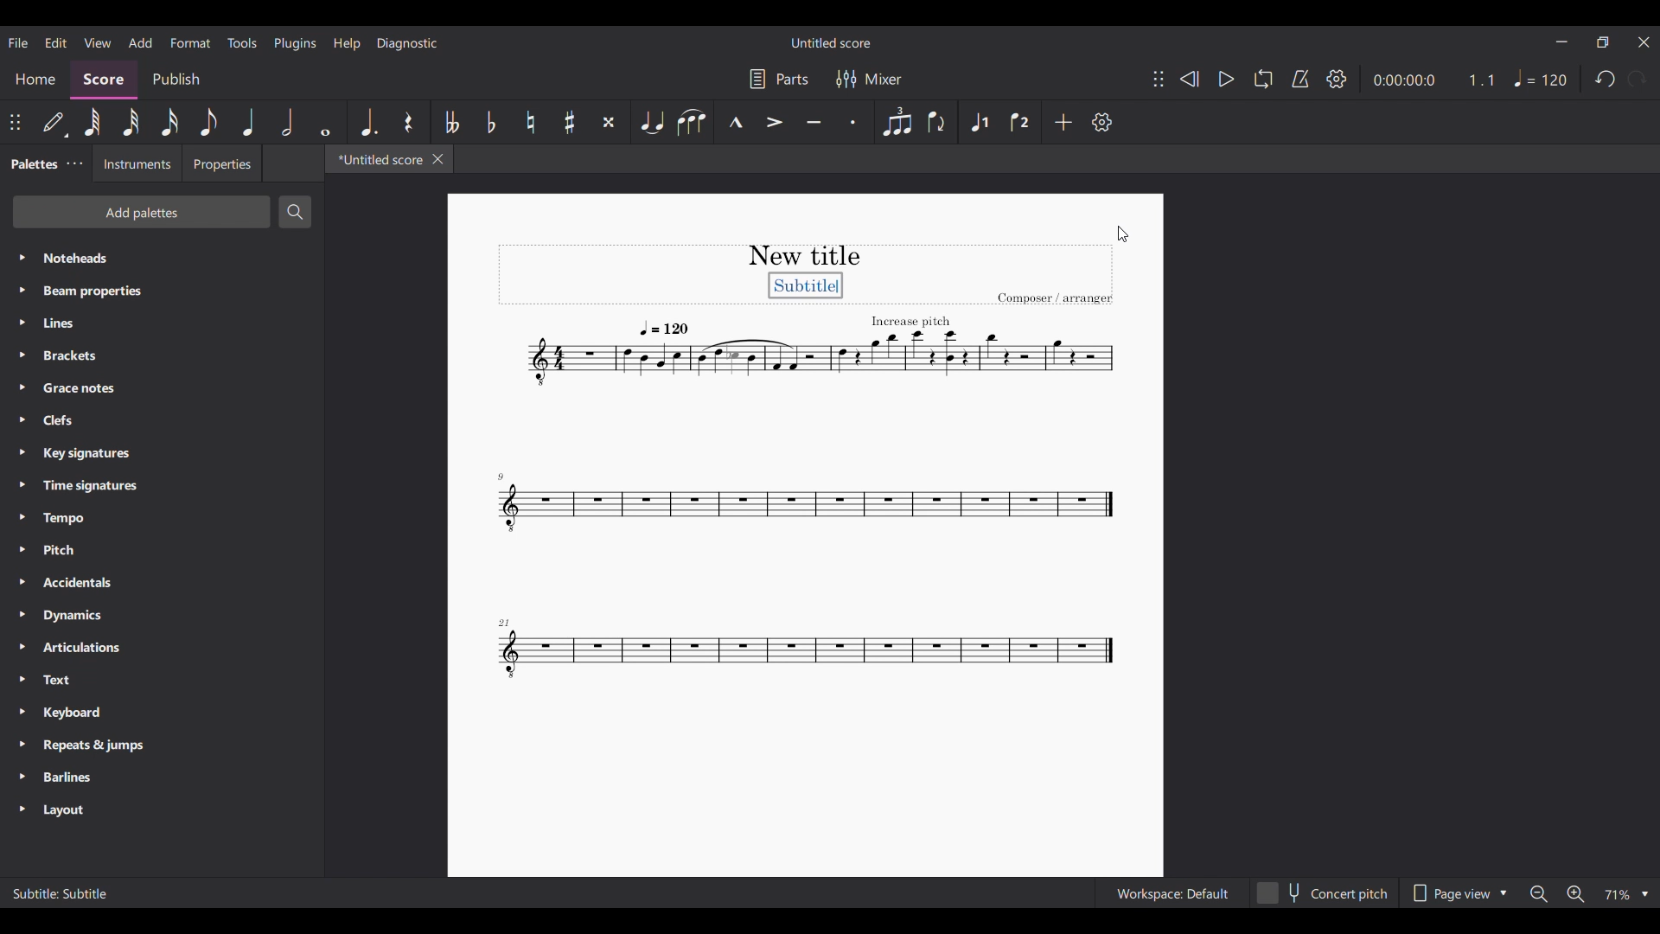  What do you see at coordinates (325, 122) in the screenshot?
I see `Whole note` at bounding box center [325, 122].